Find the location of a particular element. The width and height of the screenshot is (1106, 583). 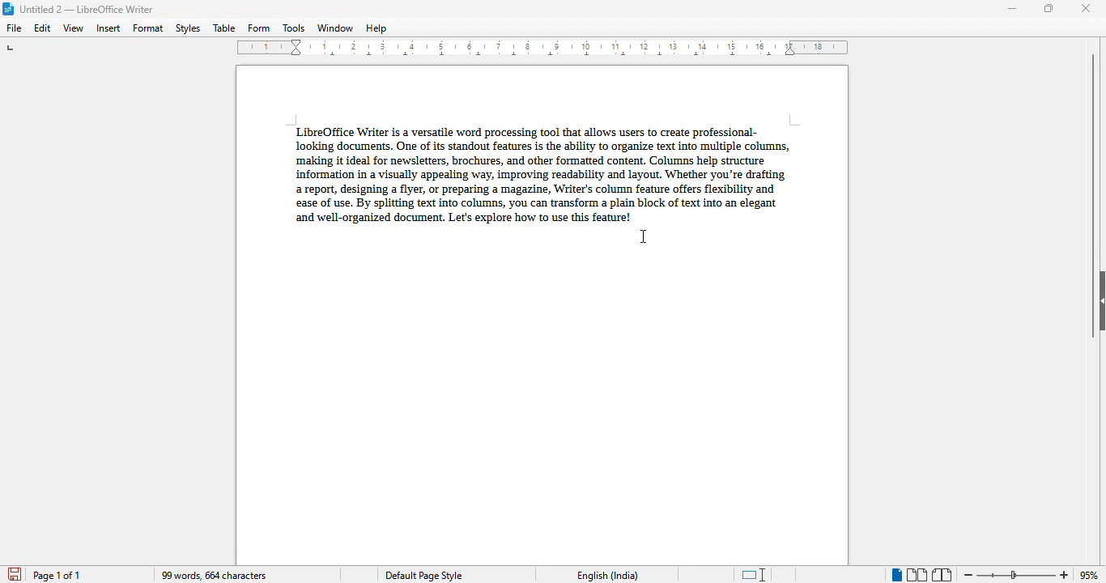

vertical scroll bar is located at coordinates (1094, 196).